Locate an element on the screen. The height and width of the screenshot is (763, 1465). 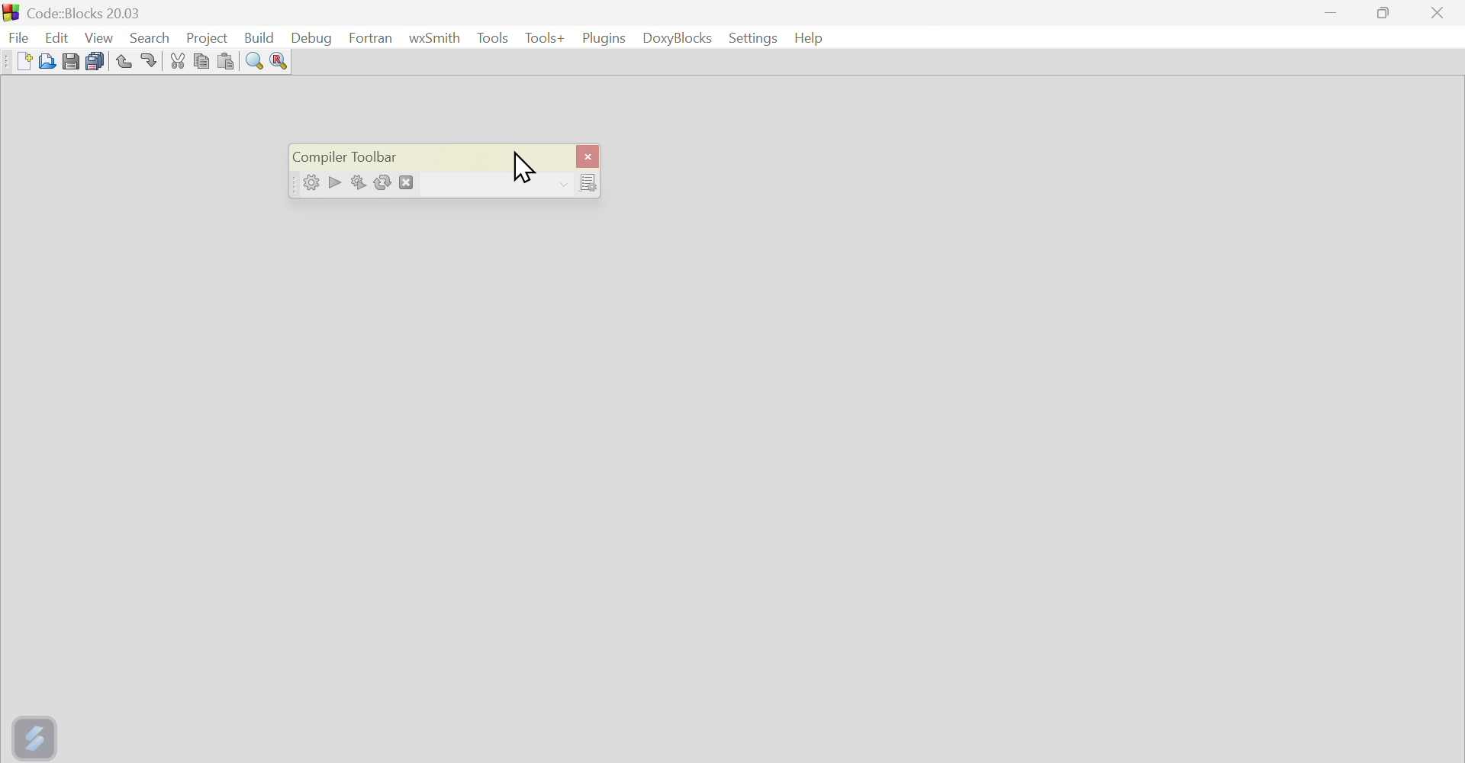
View is located at coordinates (100, 35).